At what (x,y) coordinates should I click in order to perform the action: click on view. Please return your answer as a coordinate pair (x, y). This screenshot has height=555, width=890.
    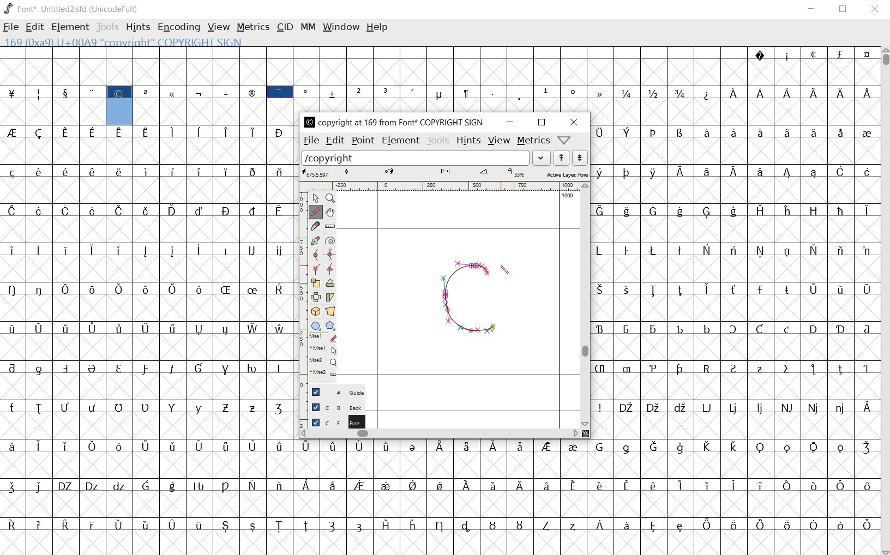
    Looking at the image, I should click on (219, 28).